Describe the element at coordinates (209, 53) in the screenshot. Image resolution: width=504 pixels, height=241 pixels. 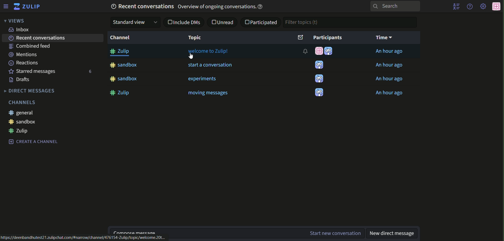
I see `text` at that location.